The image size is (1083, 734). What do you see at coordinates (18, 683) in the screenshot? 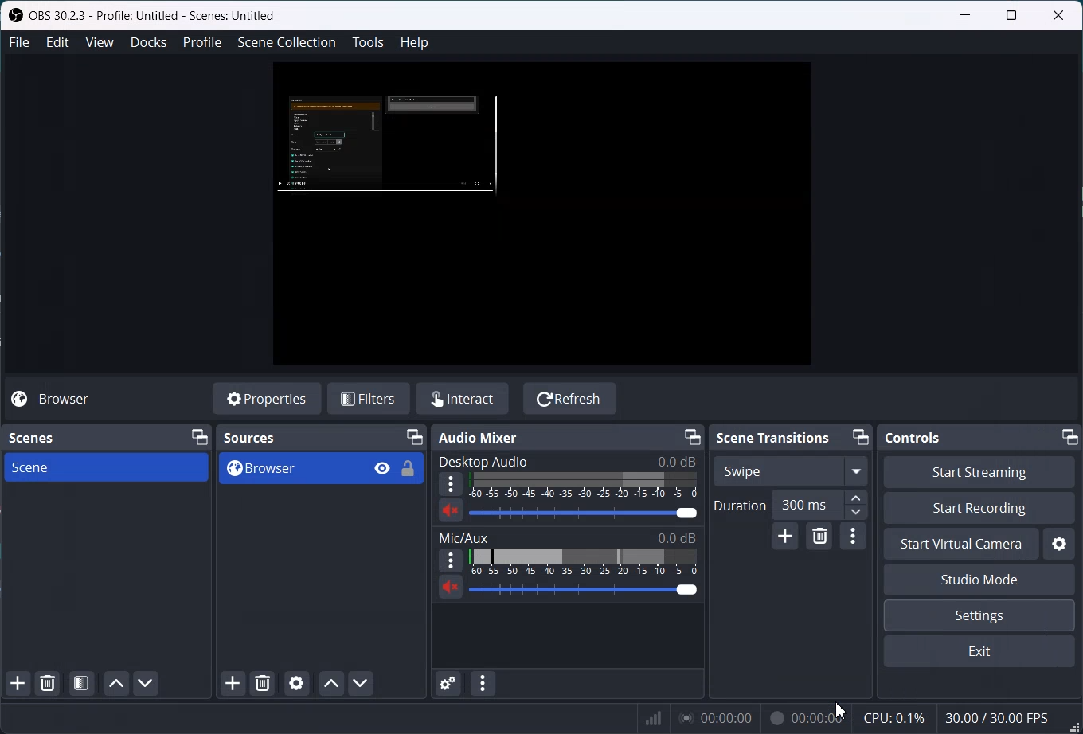
I see `Add Scene` at bounding box center [18, 683].